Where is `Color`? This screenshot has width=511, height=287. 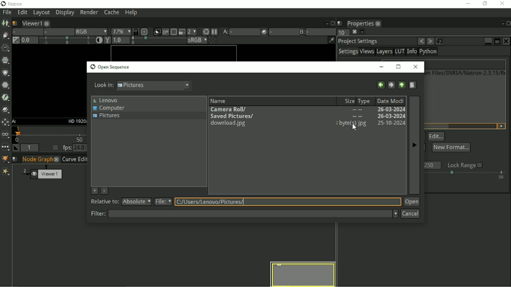
Color is located at coordinates (6, 73).